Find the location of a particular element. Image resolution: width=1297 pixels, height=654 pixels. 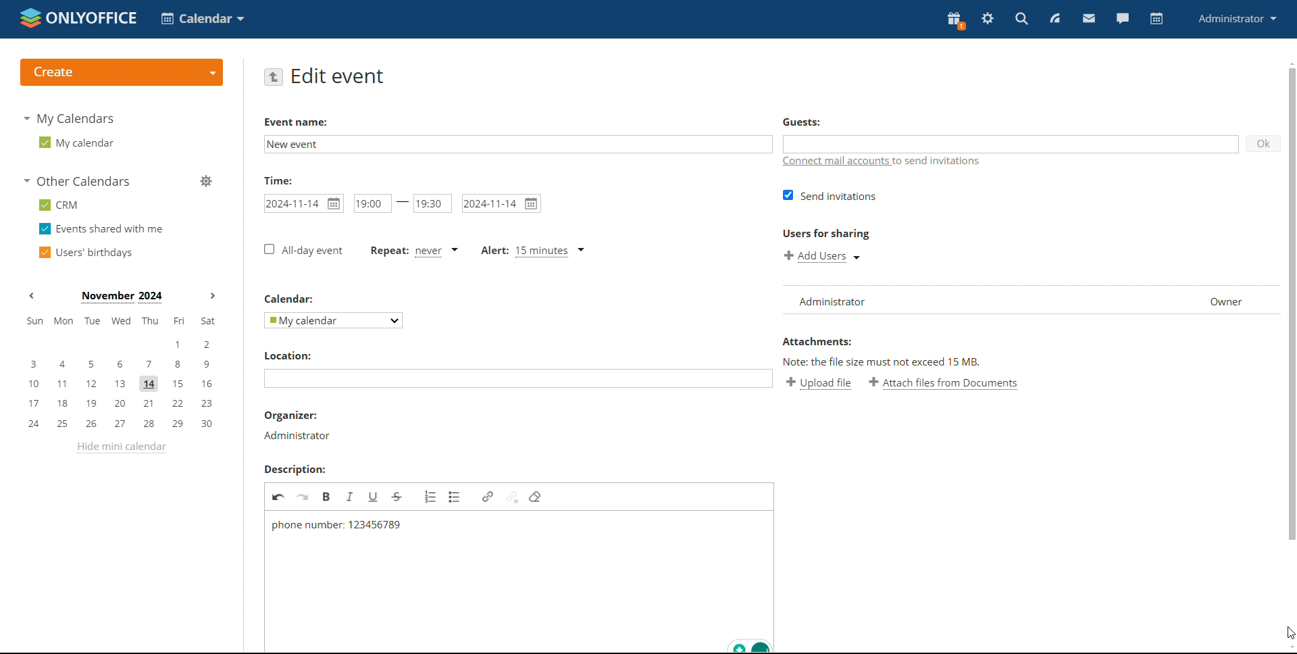

current month is located at coordinates (120, 297).